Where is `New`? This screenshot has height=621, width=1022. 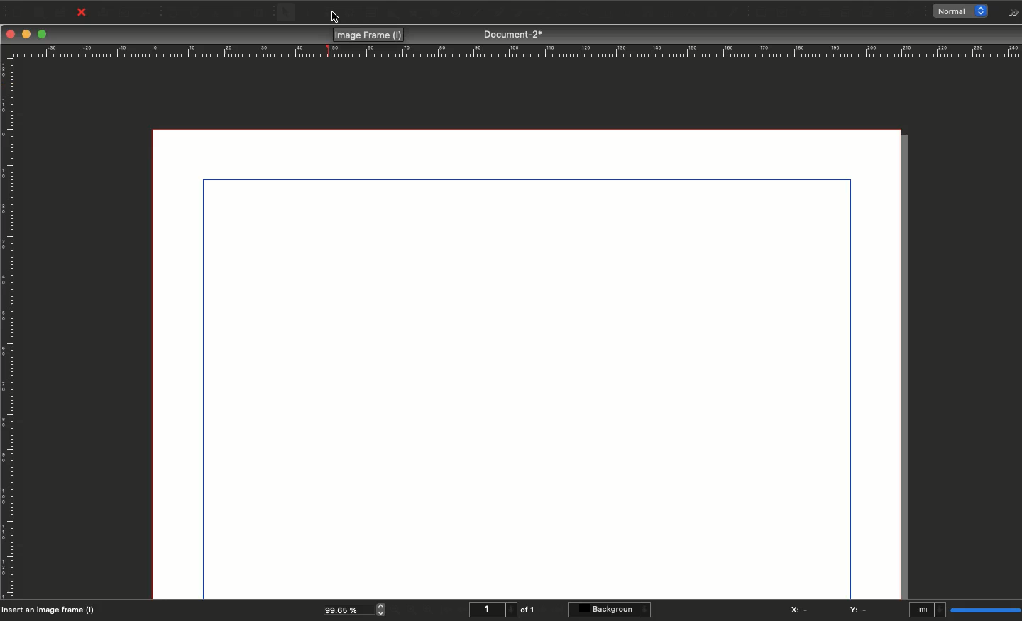
New is located at coordinates (16, 11).